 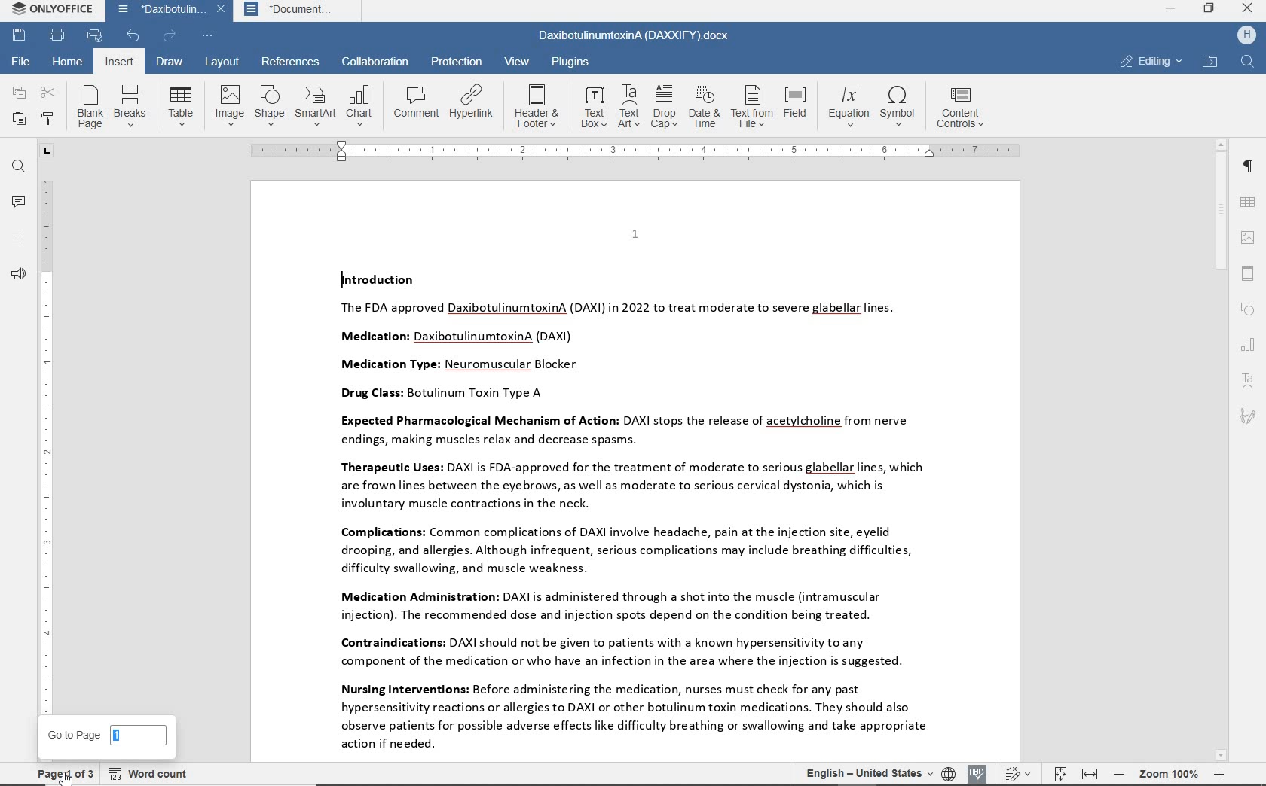 What do you see at coordinates (455, 62) in the screenshot?
I see `protection` at bounding box center [455, 62].